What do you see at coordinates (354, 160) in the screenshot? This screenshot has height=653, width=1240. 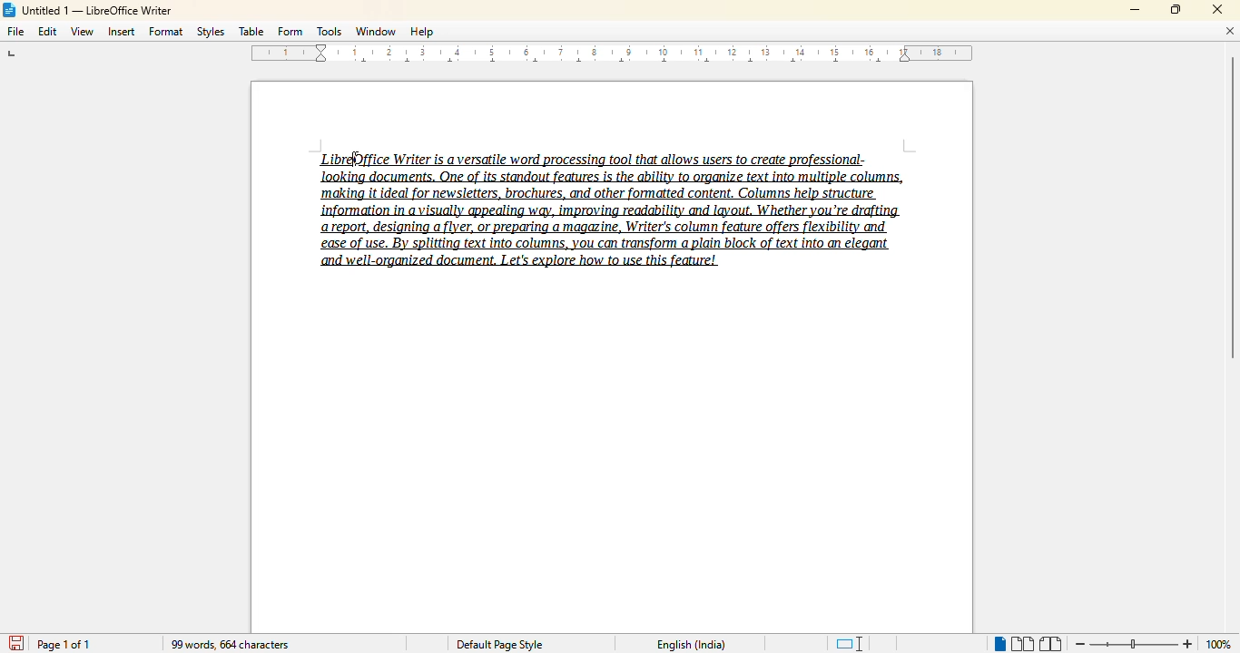 I see `hotkey (Ctrl + A)` at bounding box center [354, 160].